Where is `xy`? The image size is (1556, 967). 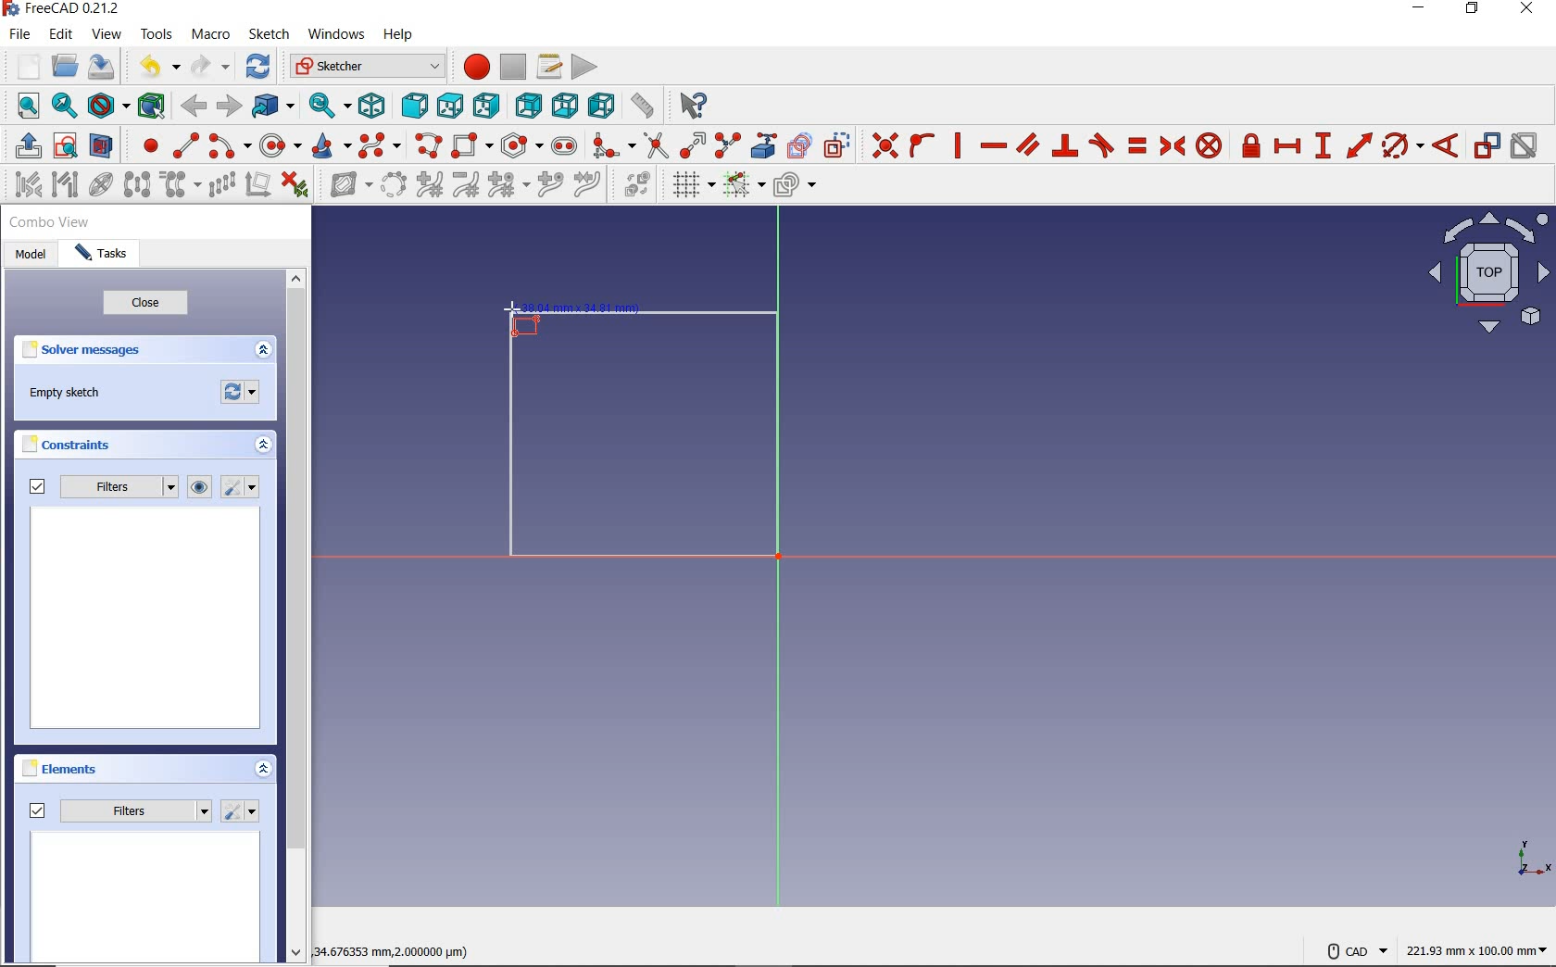 xy is located at coordinates (1522, 857).